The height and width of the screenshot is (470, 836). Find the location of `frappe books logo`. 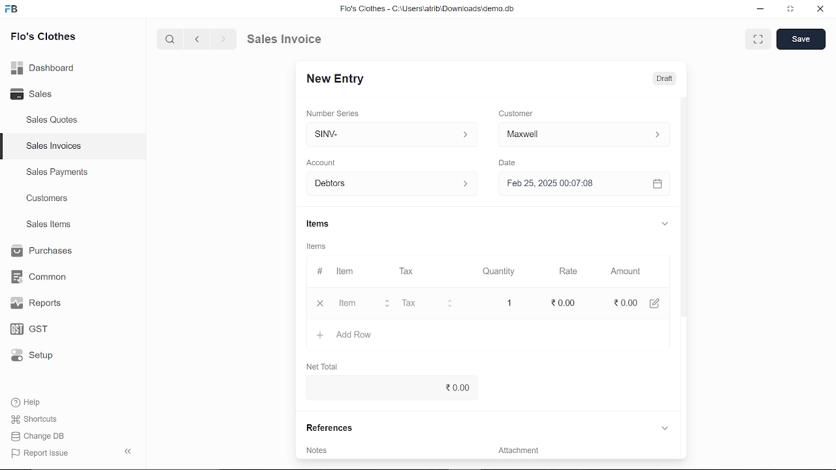

frappe books logo is located at coordinates (13, 11).